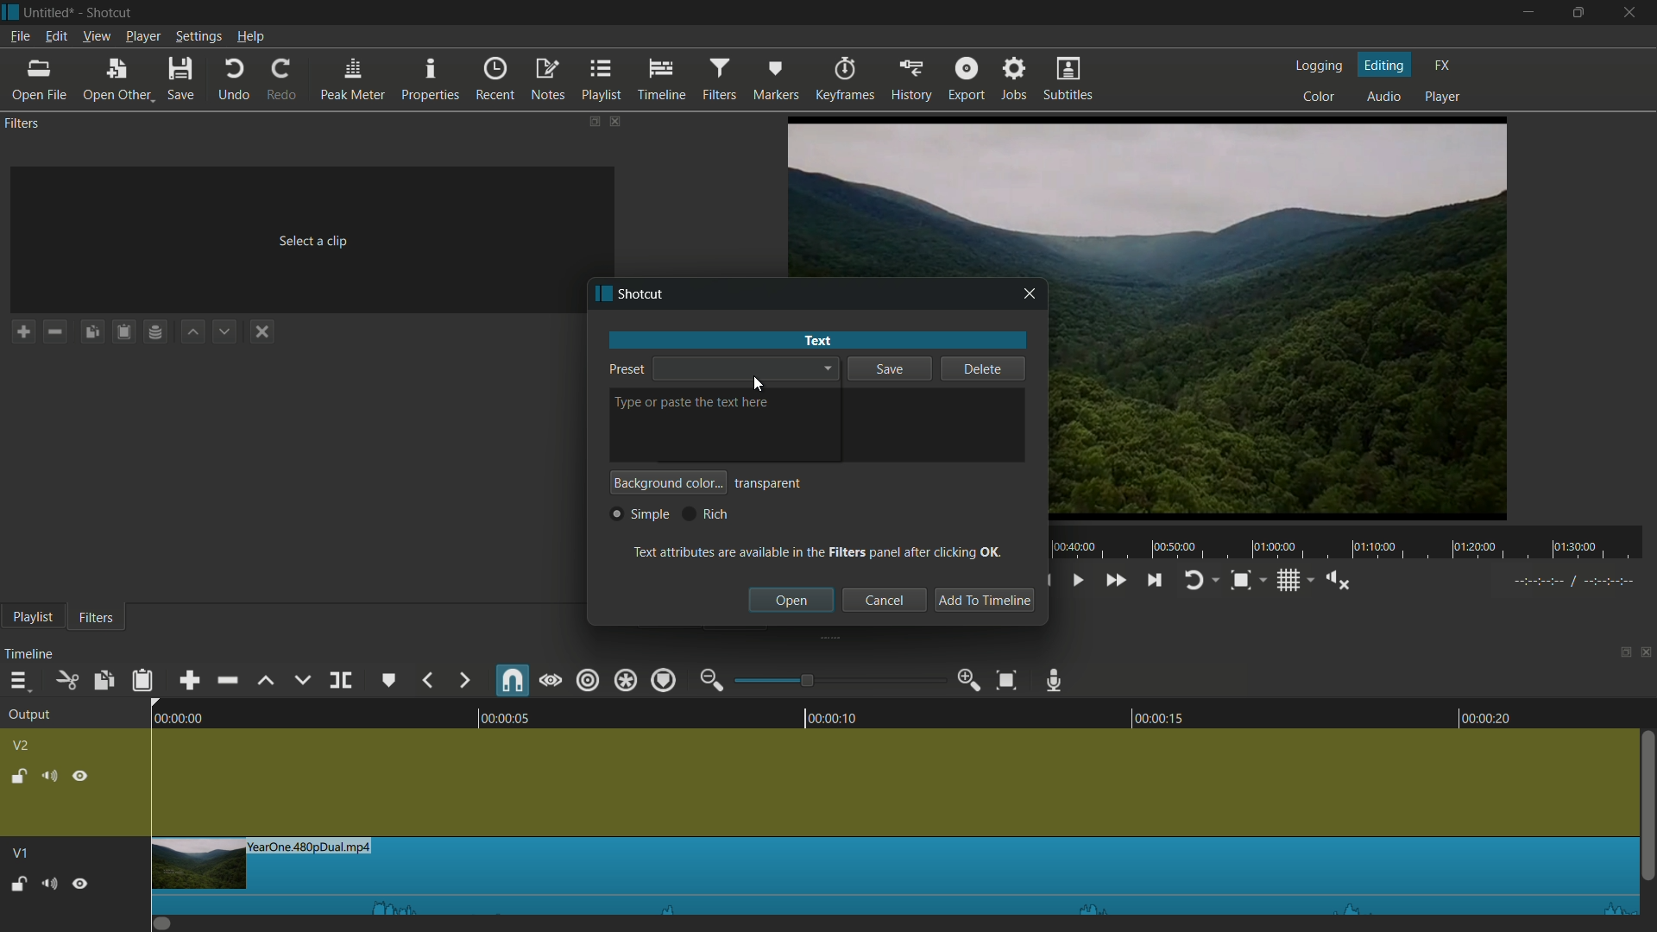  Describe the element at coordinates (841, 681) in the screenshot. I see `adjustment bar` at that location.